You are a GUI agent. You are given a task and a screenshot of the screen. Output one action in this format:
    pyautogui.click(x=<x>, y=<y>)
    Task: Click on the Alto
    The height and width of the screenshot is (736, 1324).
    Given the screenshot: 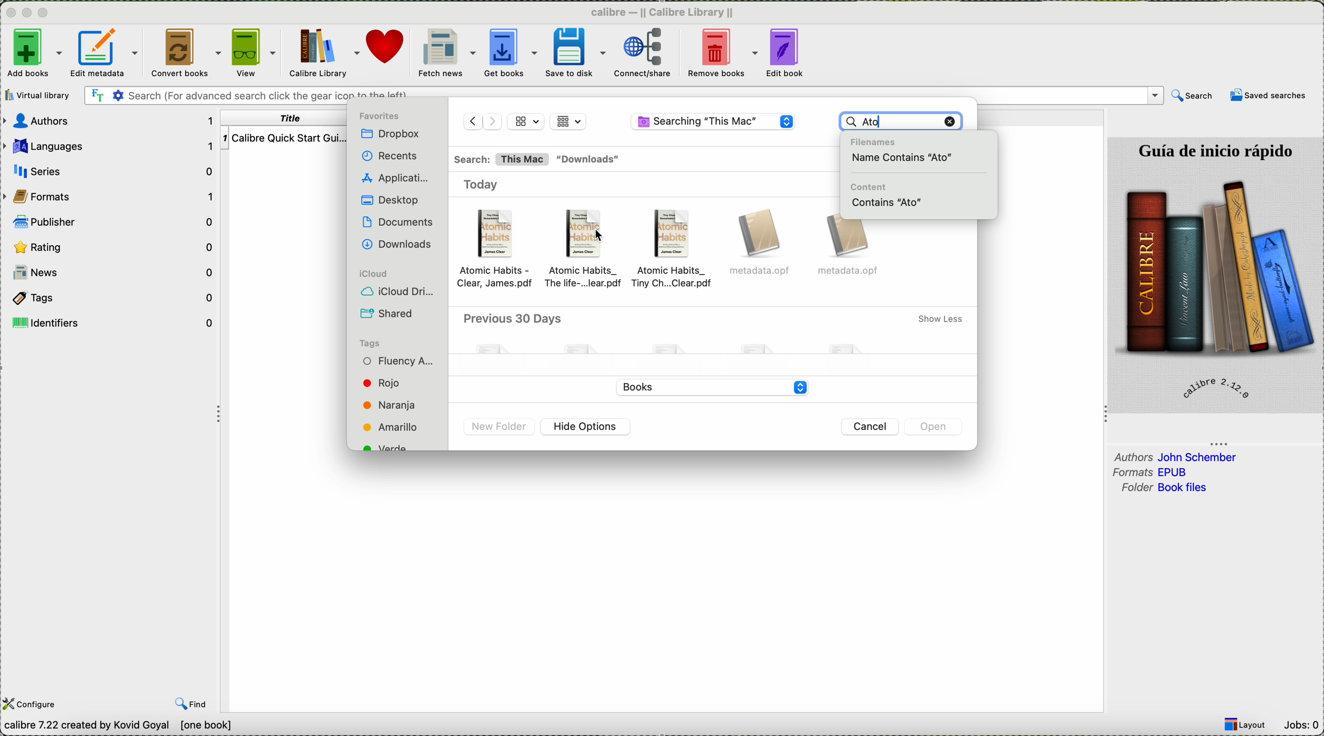 What is the action you would take?
    pyautogui.click(x=889, y=120)
    